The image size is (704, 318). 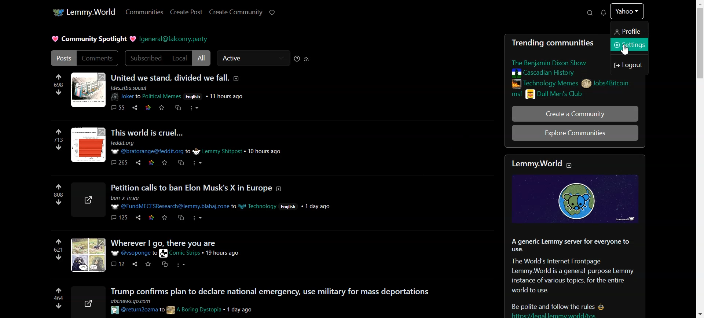 I want to click on , so click(x=198, y=163).